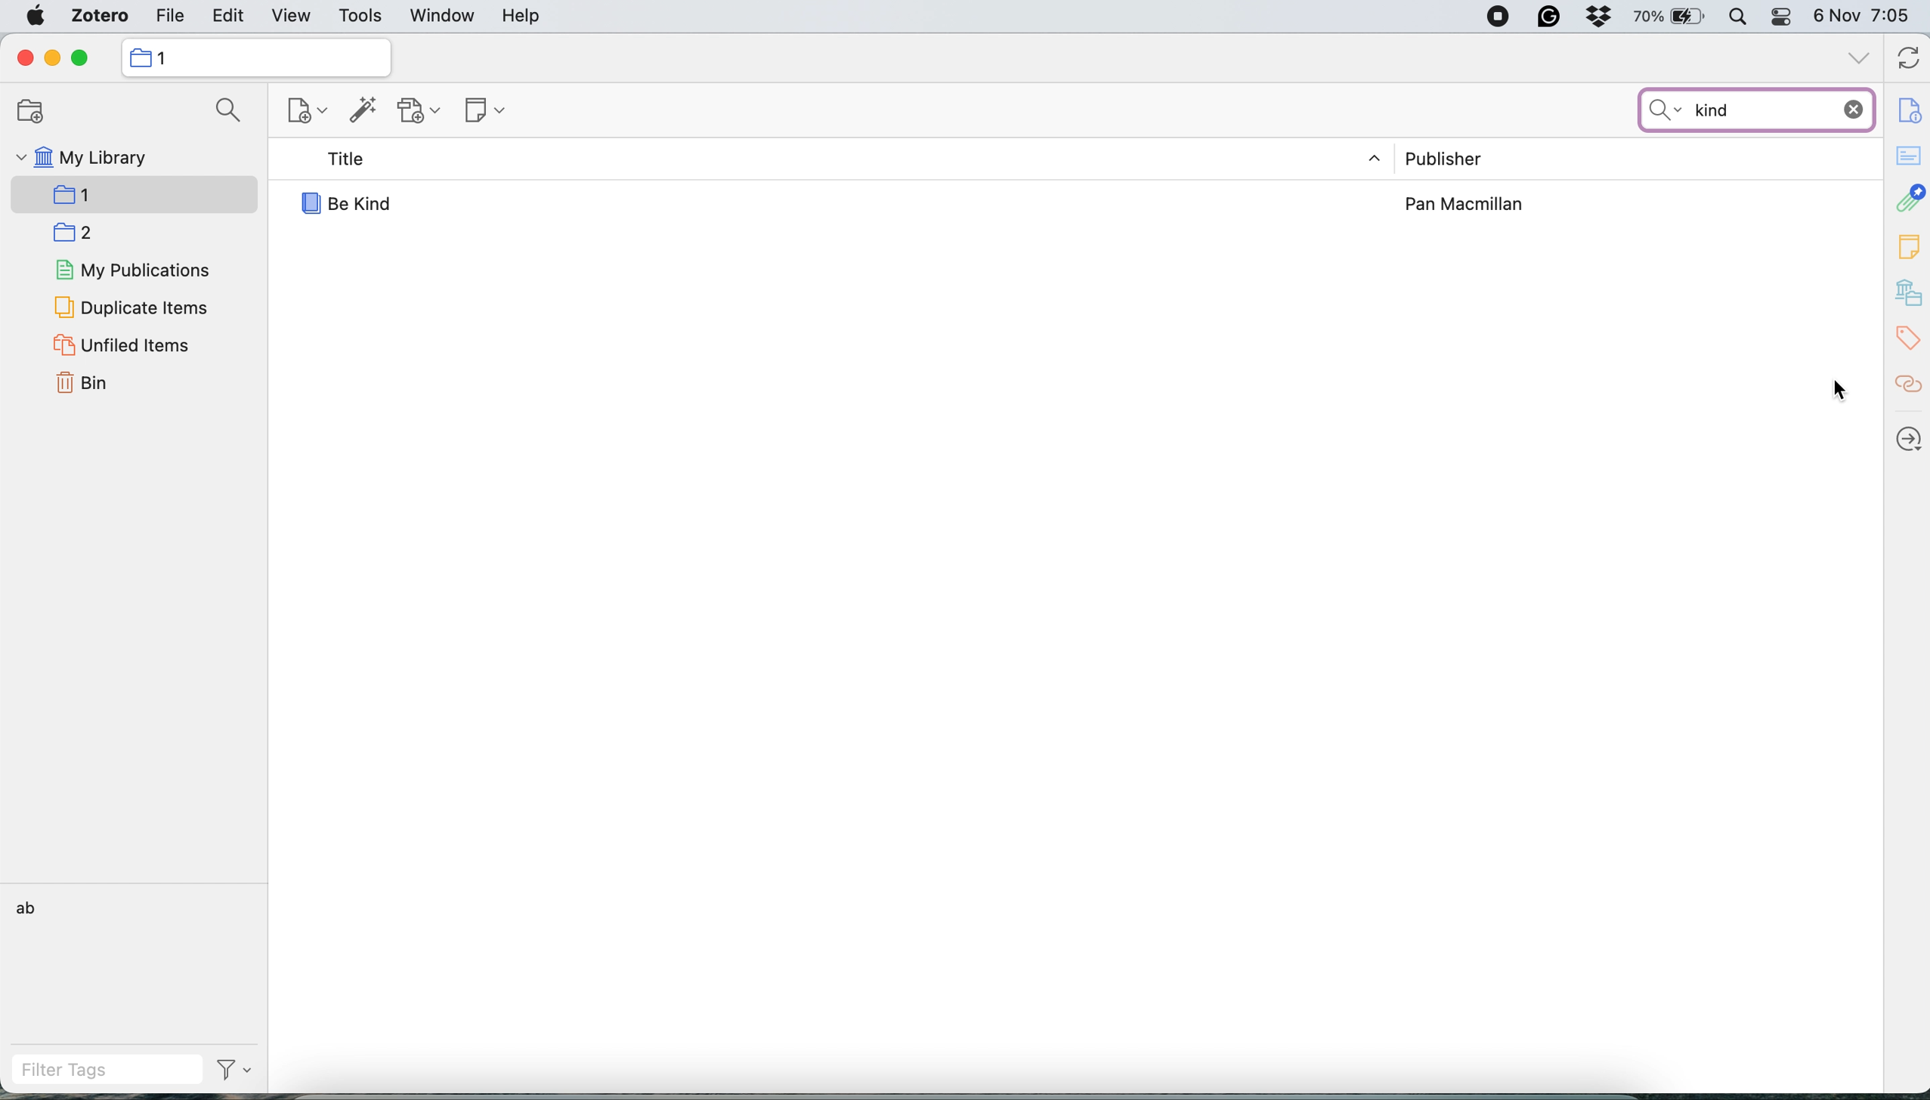 The width and height of the screenshot is (1930, 1100). What do you see at coordinates (137, 272) in the screenshot?
I see `my publications` at bounding box center [137, 272].